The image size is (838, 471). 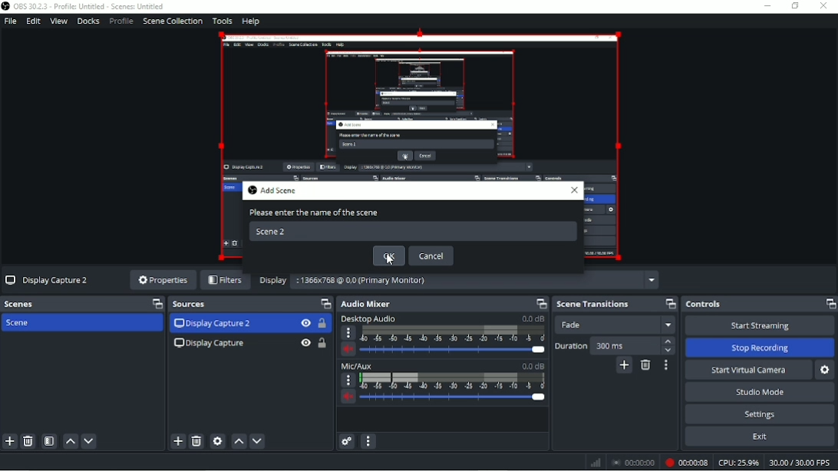 I want to click on Open source properties, so click(x=217, y=441).